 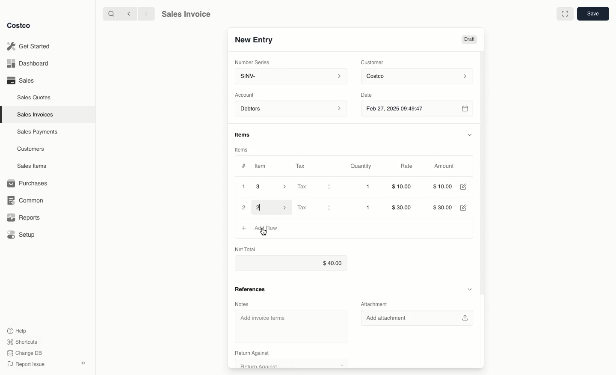 What do you see at coordinates (244, 208) in the screenshot?
I see `2` at bounding box center [244, 208].